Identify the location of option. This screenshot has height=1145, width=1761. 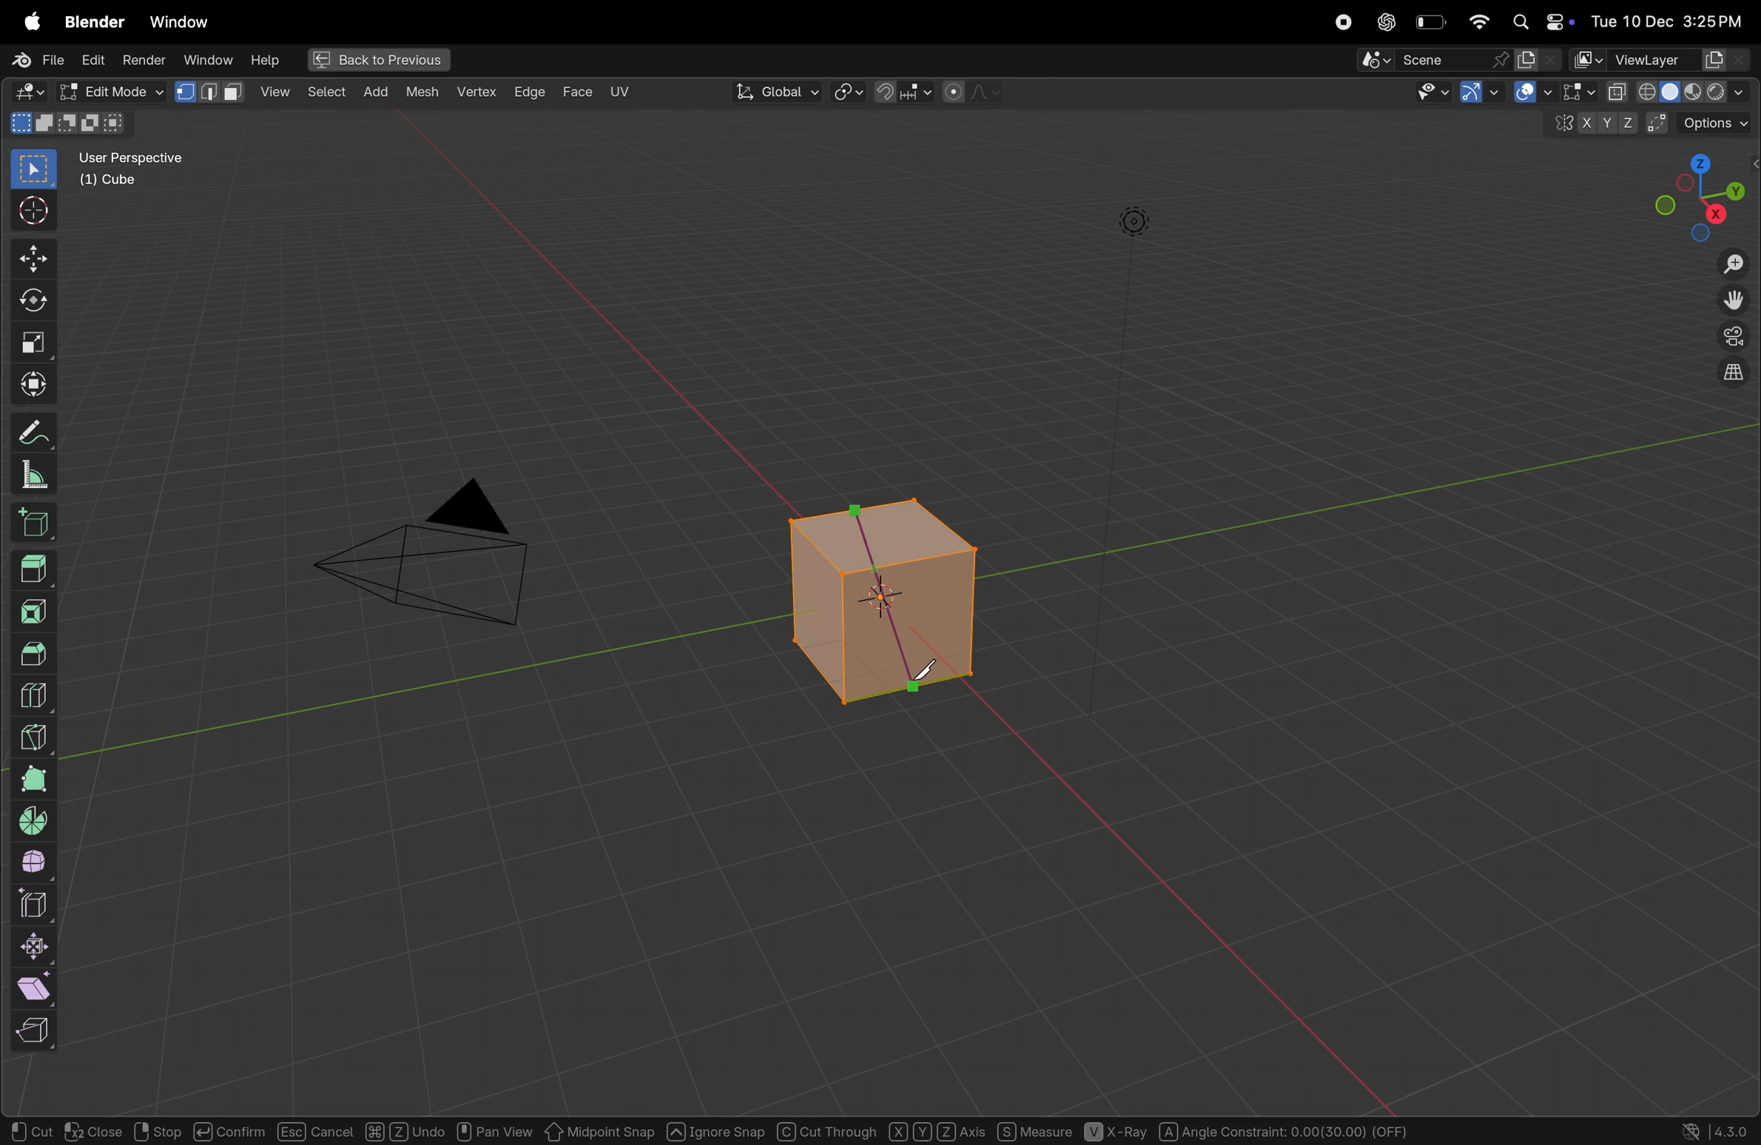
(1704, 122).